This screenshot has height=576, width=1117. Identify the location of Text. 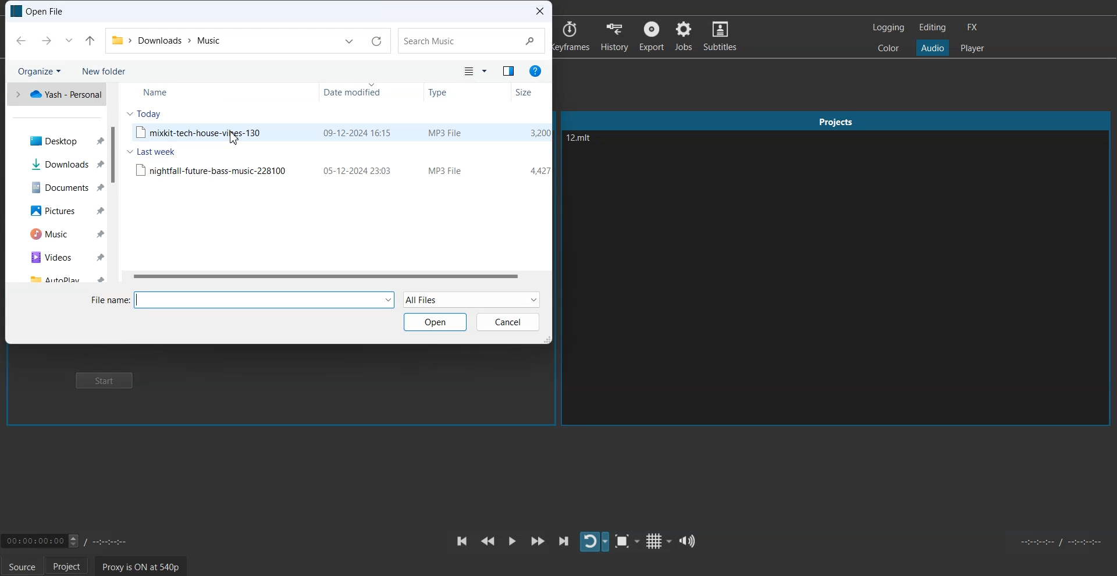
(38, 11).